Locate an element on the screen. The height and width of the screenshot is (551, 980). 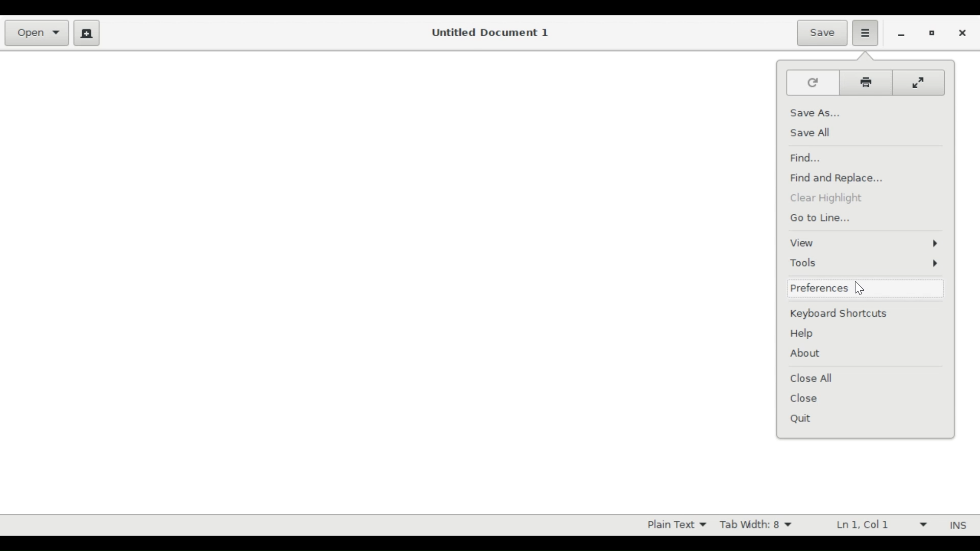
Open is located at coordinates (35, 32).